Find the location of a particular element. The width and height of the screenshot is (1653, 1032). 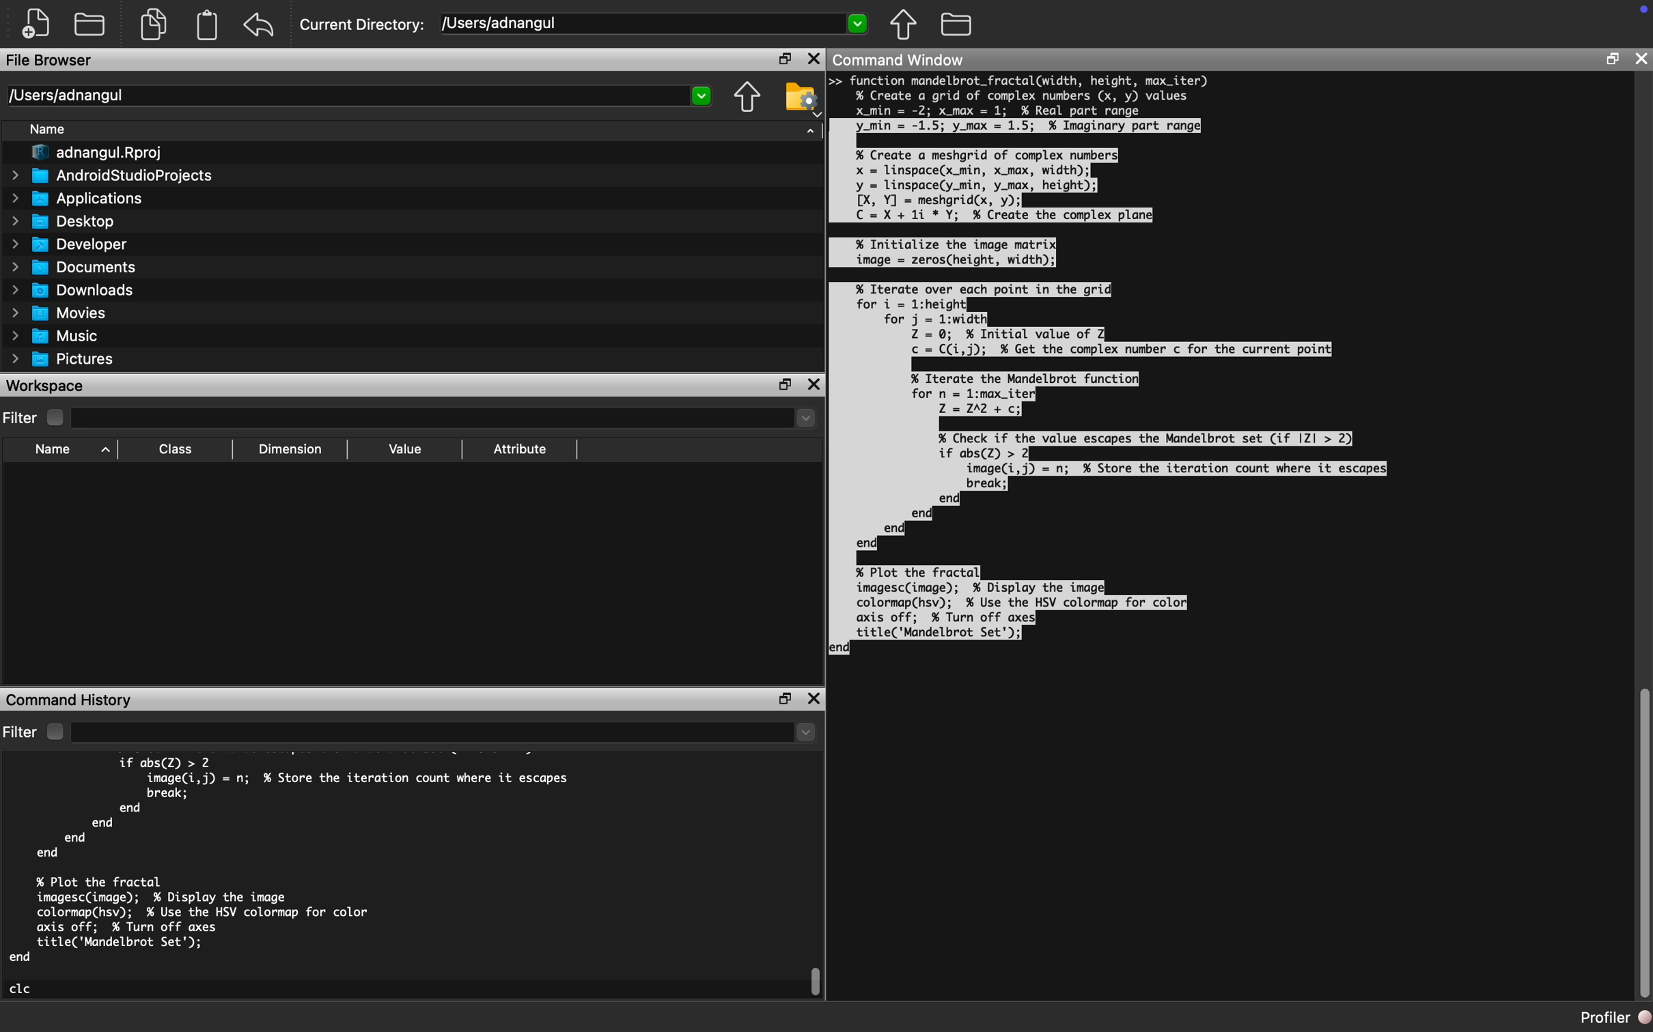

Developer is located at coordinates (73, 244).